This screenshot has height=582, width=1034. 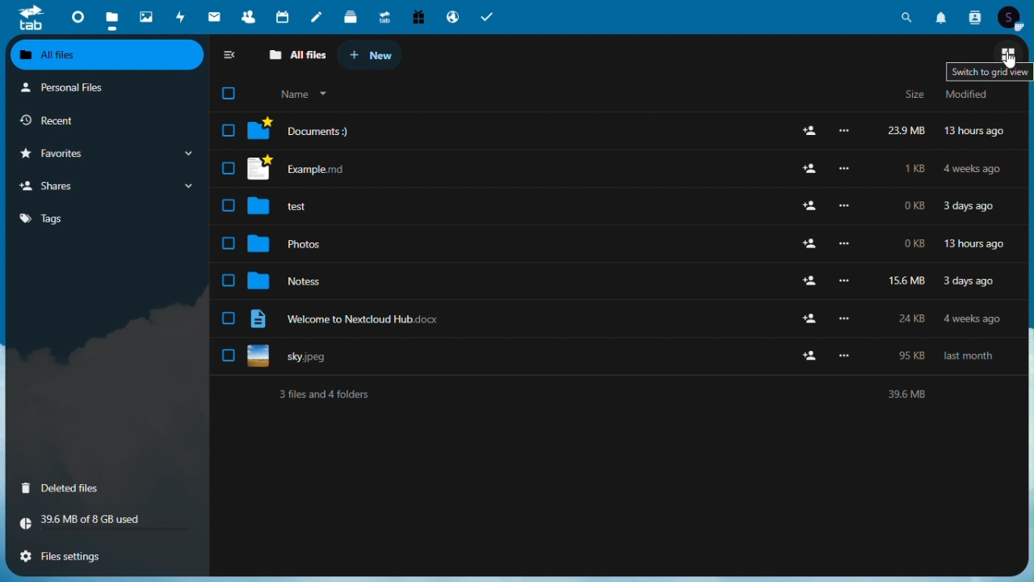 I want to click on 13 hours ago, so click(x=973, y=244).